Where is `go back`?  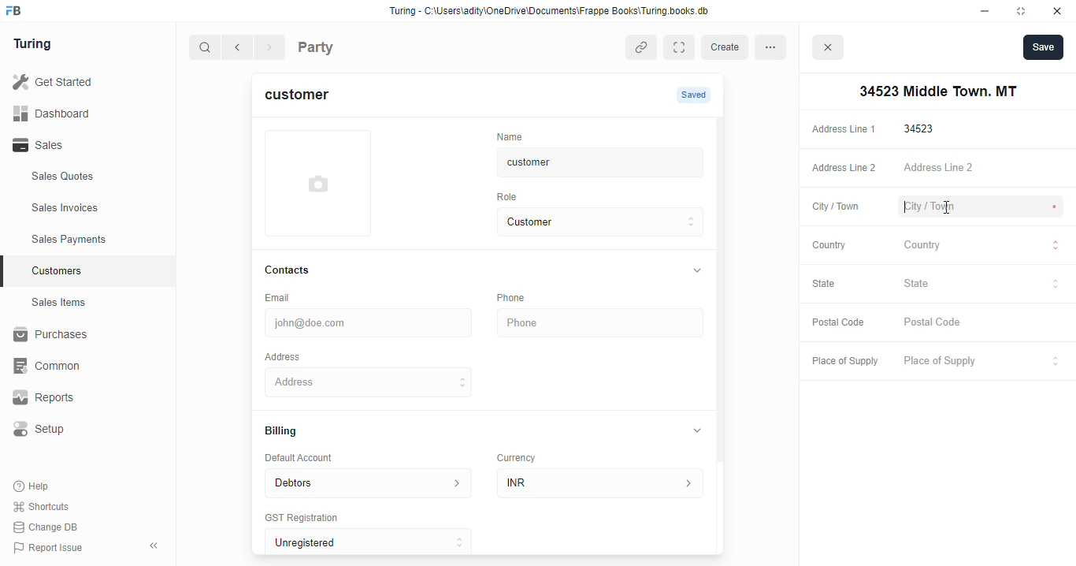
go back is located at coordinates (240, 48).